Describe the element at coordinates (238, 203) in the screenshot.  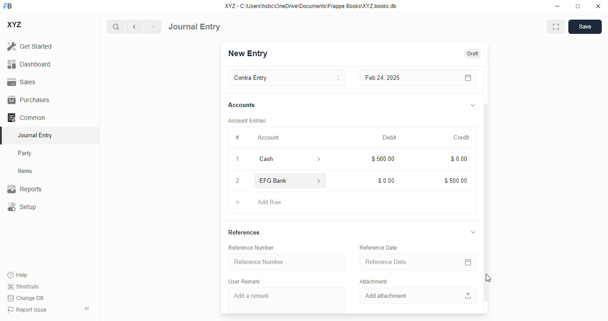
I see `add button` at that location.